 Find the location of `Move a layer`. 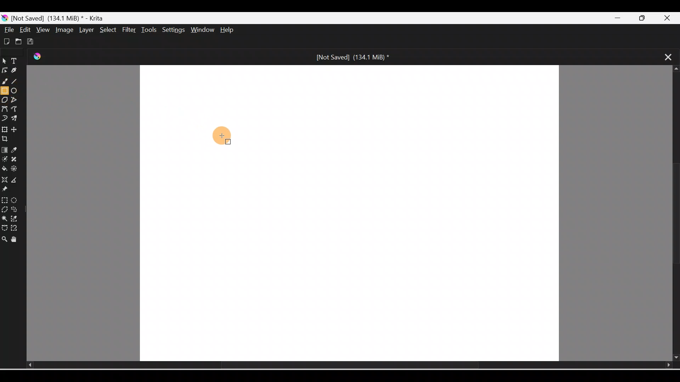

Move a layer is located at coordinates (17, 129).